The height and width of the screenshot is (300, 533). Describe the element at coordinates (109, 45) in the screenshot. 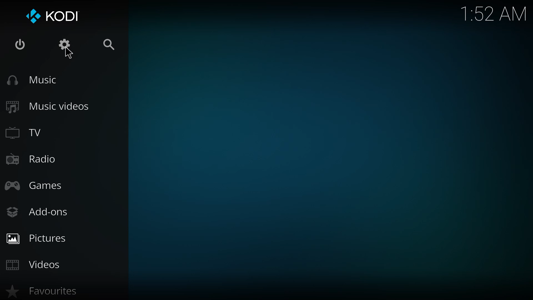

I see `search` at that location.